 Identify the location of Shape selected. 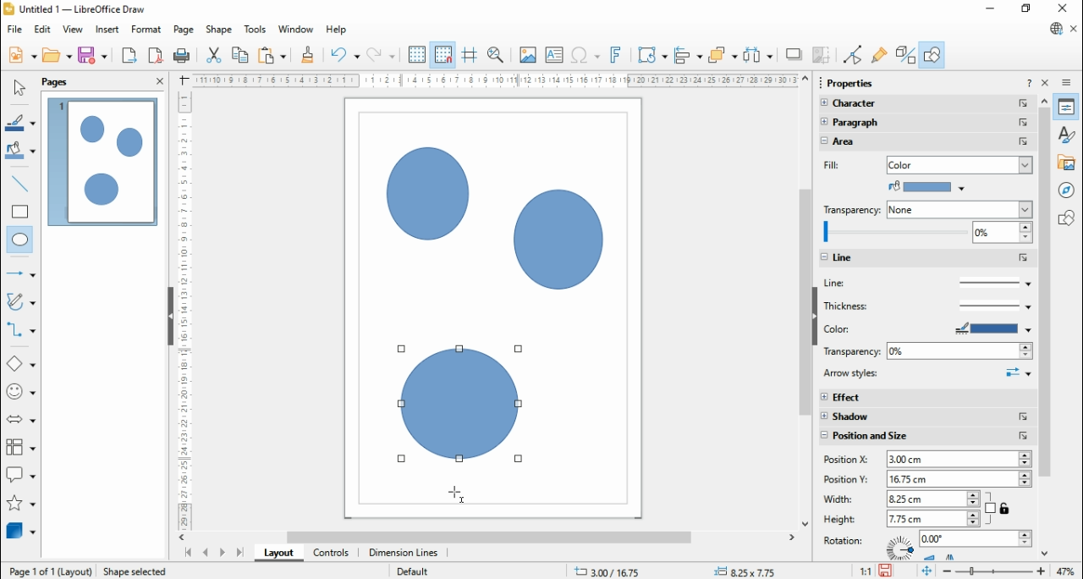
(138, 569).